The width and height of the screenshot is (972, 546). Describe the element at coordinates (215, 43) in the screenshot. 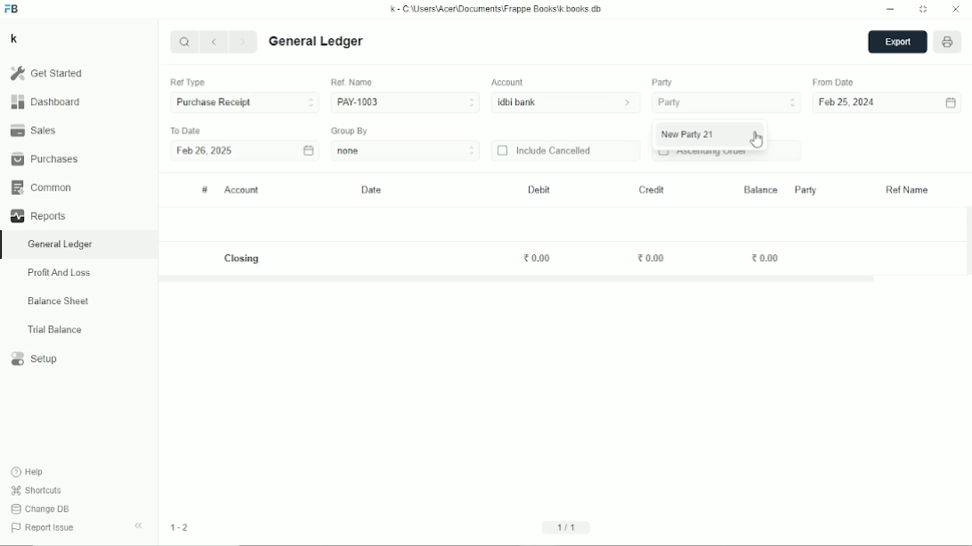

I see `Previous` at that location.